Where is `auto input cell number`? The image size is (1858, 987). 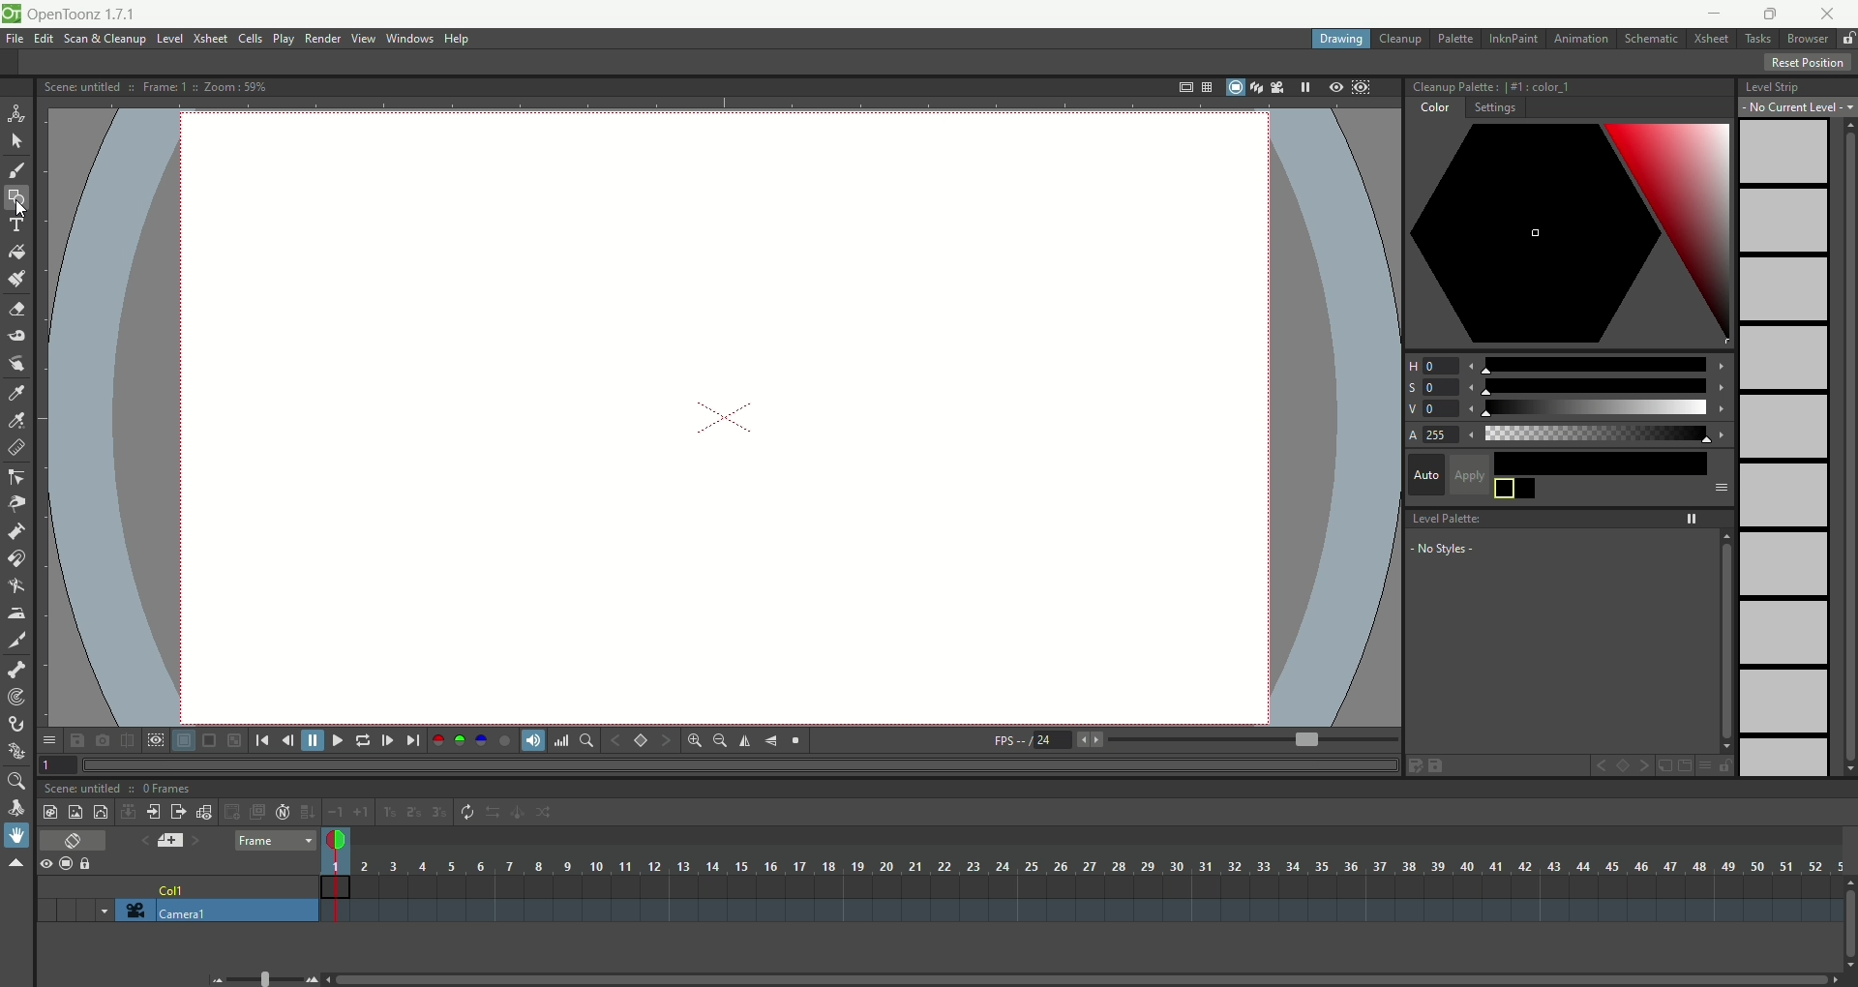
auto input cell number is located at coordinates (284, 812).